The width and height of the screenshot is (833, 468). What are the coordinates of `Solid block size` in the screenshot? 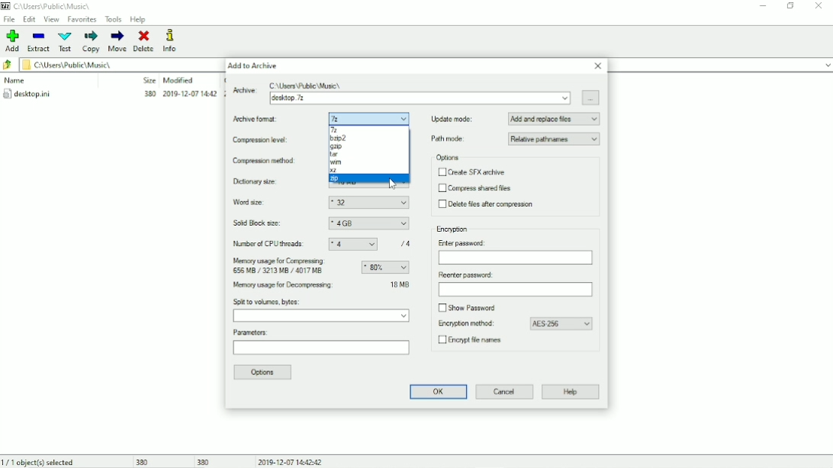 It's located at (321, 223).